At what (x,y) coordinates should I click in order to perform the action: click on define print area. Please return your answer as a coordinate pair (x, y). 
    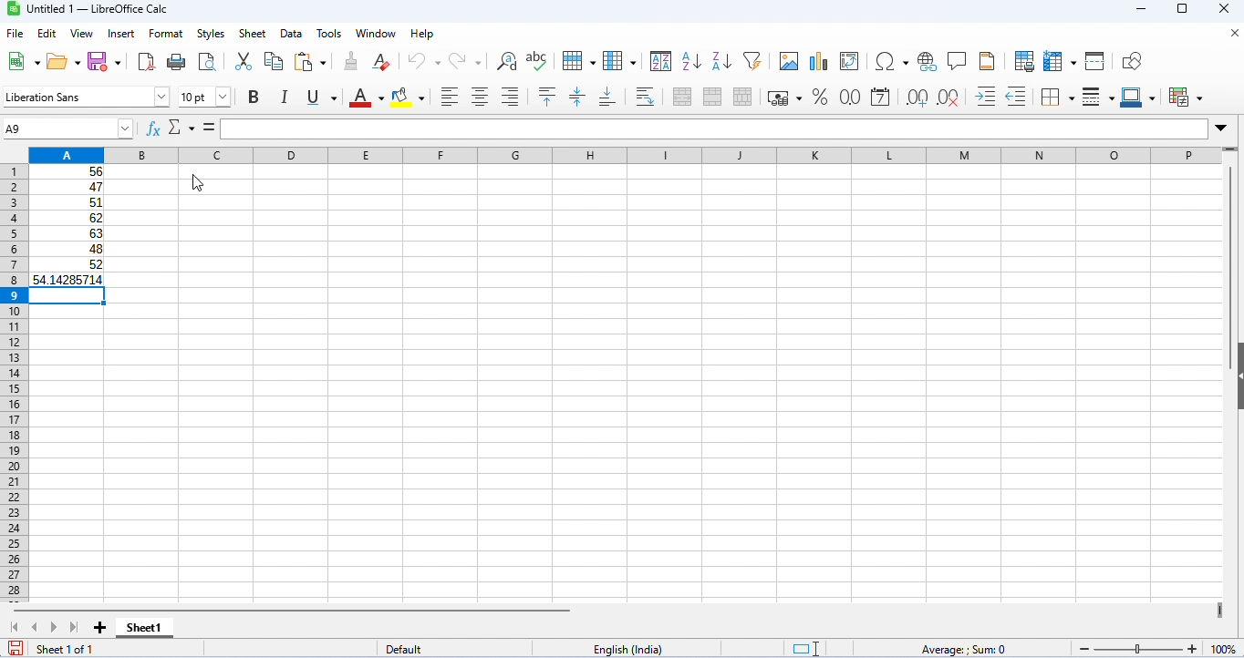
    Looking at the image, I should click on (1024, 61).